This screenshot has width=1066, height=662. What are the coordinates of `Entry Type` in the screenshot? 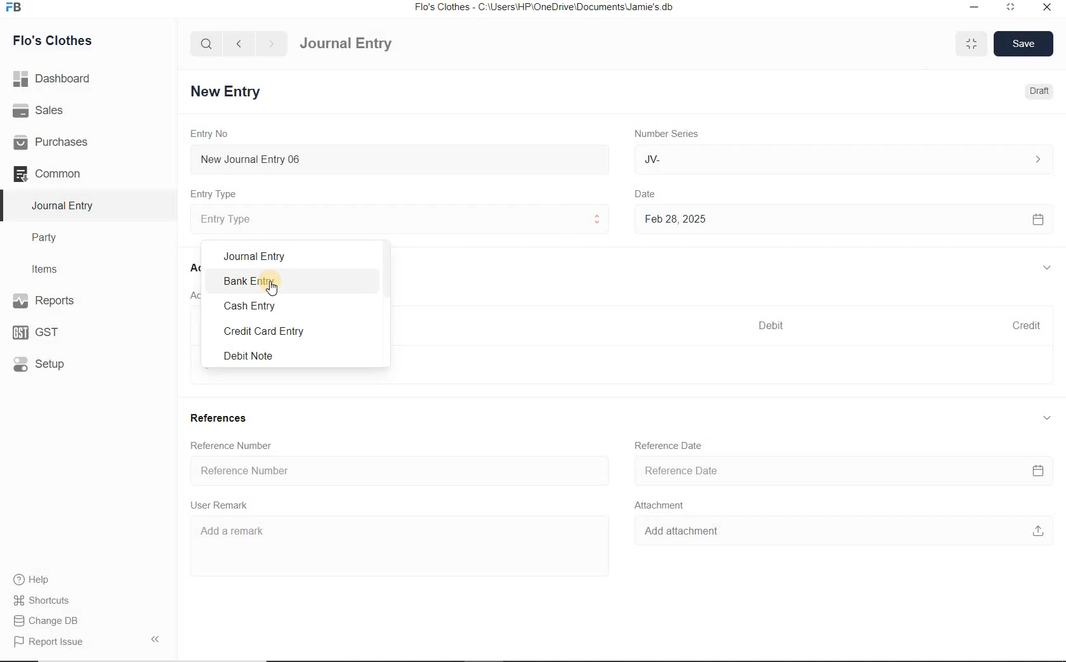 It's located at (400, 217).